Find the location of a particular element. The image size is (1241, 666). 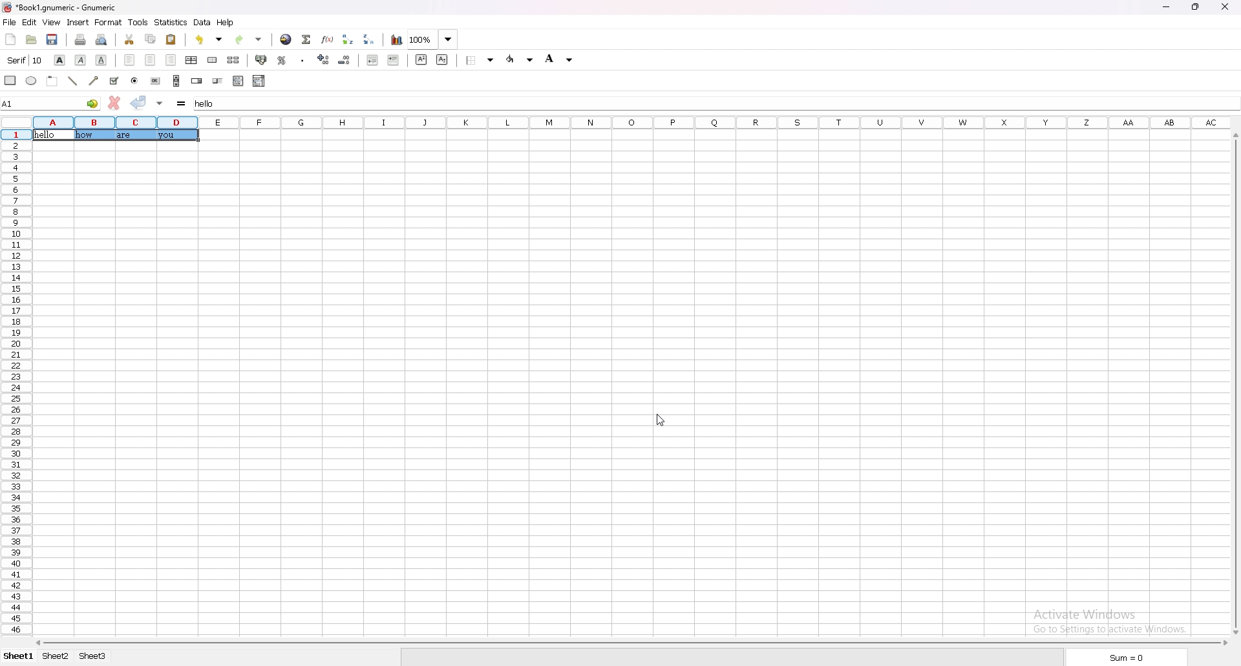

cut is located at coordinates (129, 38).